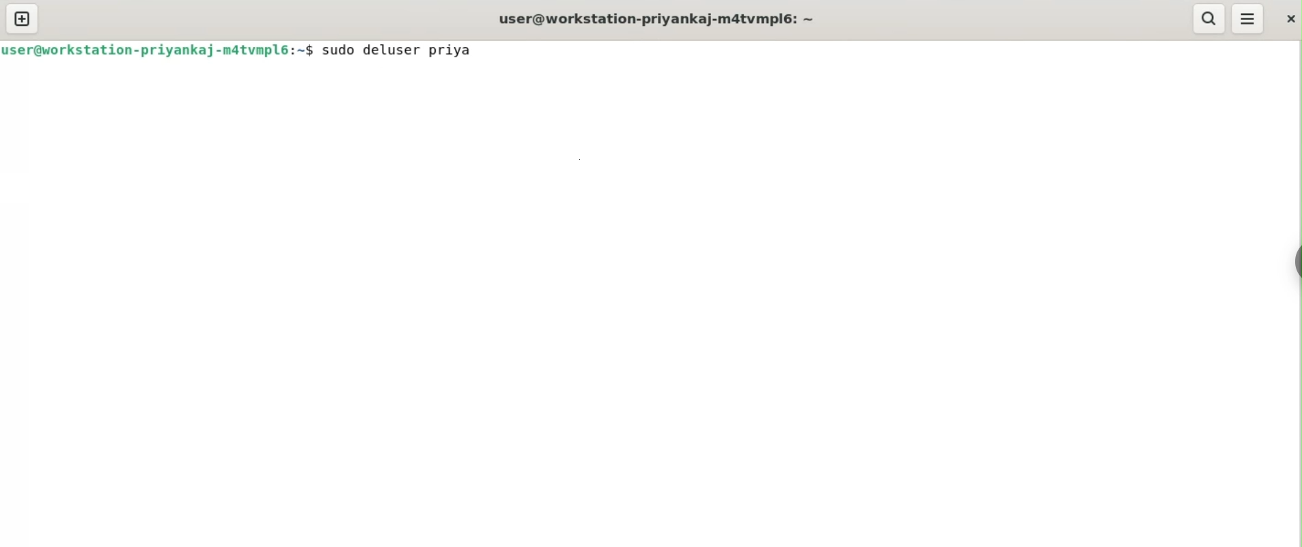  What do you see at coordinates (393, 53) in the screenshot?
I see `$ sudo deluser priya` at bounding box center [393, 53].